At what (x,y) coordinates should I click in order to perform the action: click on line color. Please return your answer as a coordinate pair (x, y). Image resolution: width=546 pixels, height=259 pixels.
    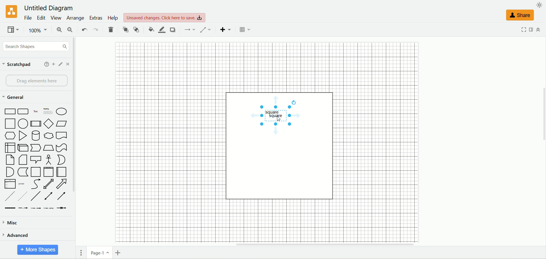
    Looking at the image, I should click on (162, 30).